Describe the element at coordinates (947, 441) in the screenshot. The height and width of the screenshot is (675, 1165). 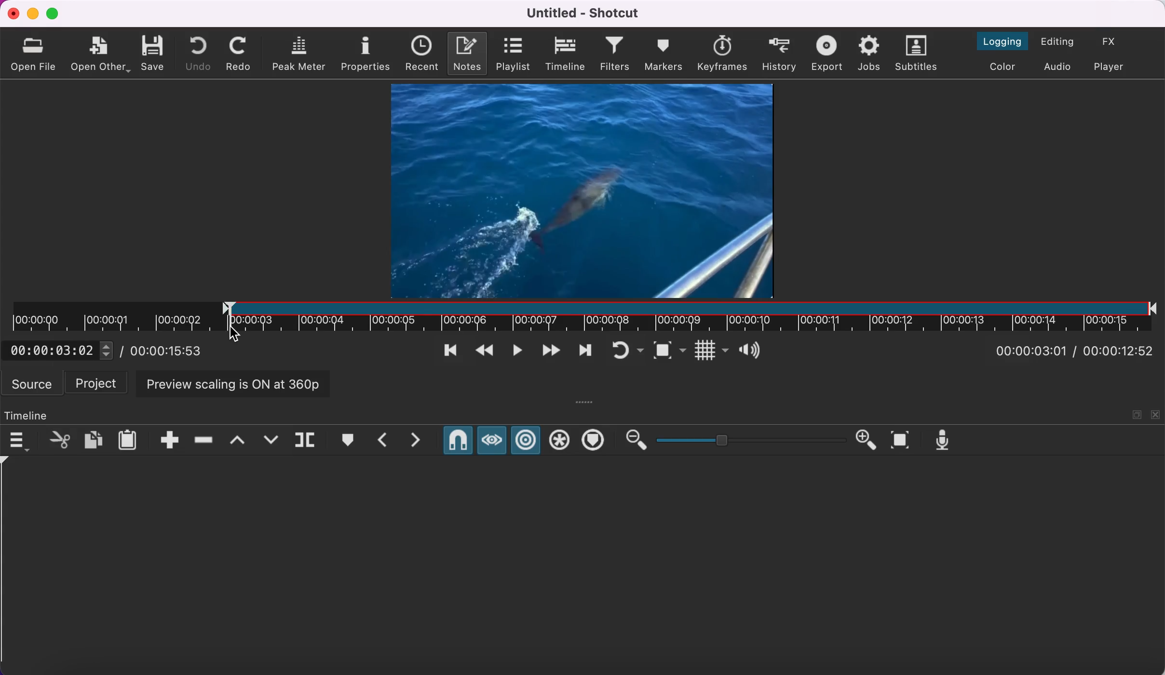
I see `record audio` at that location.